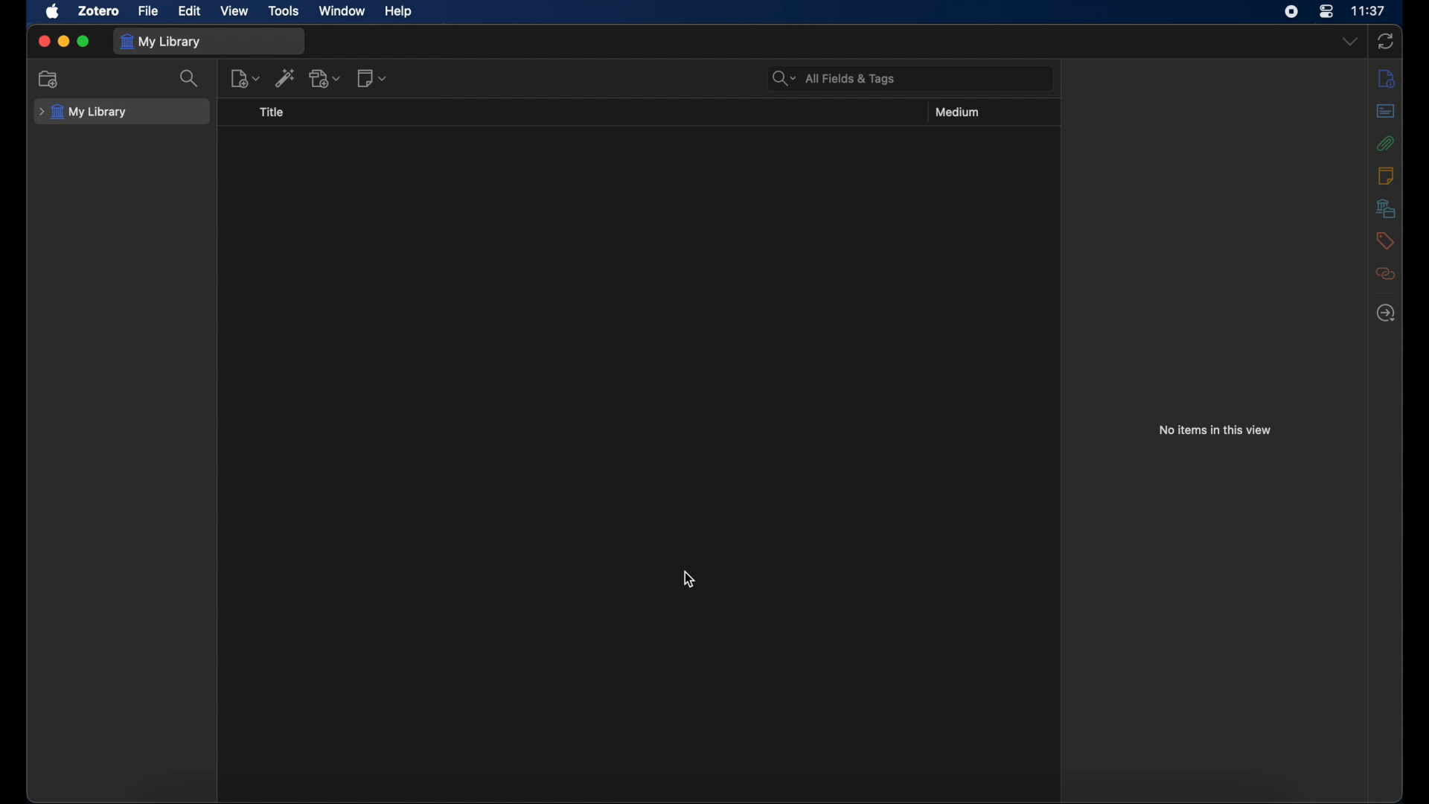  Describe the element at coordinates (1386, 41) in the screenshot. I see `sync` at that location.